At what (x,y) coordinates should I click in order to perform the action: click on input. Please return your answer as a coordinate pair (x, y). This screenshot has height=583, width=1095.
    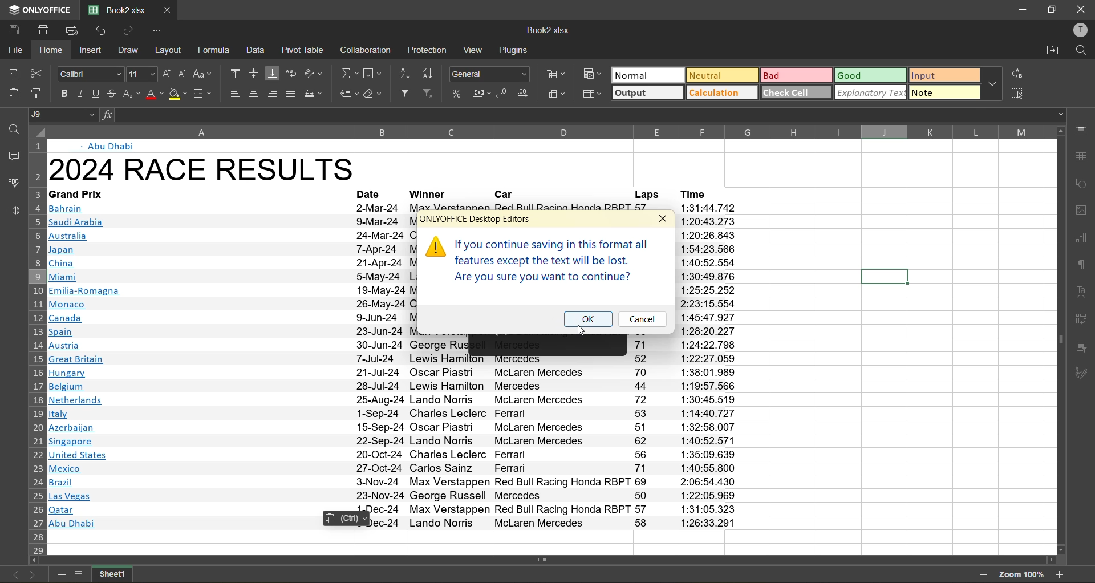
    Looking at the image, I should click on (944, 75).